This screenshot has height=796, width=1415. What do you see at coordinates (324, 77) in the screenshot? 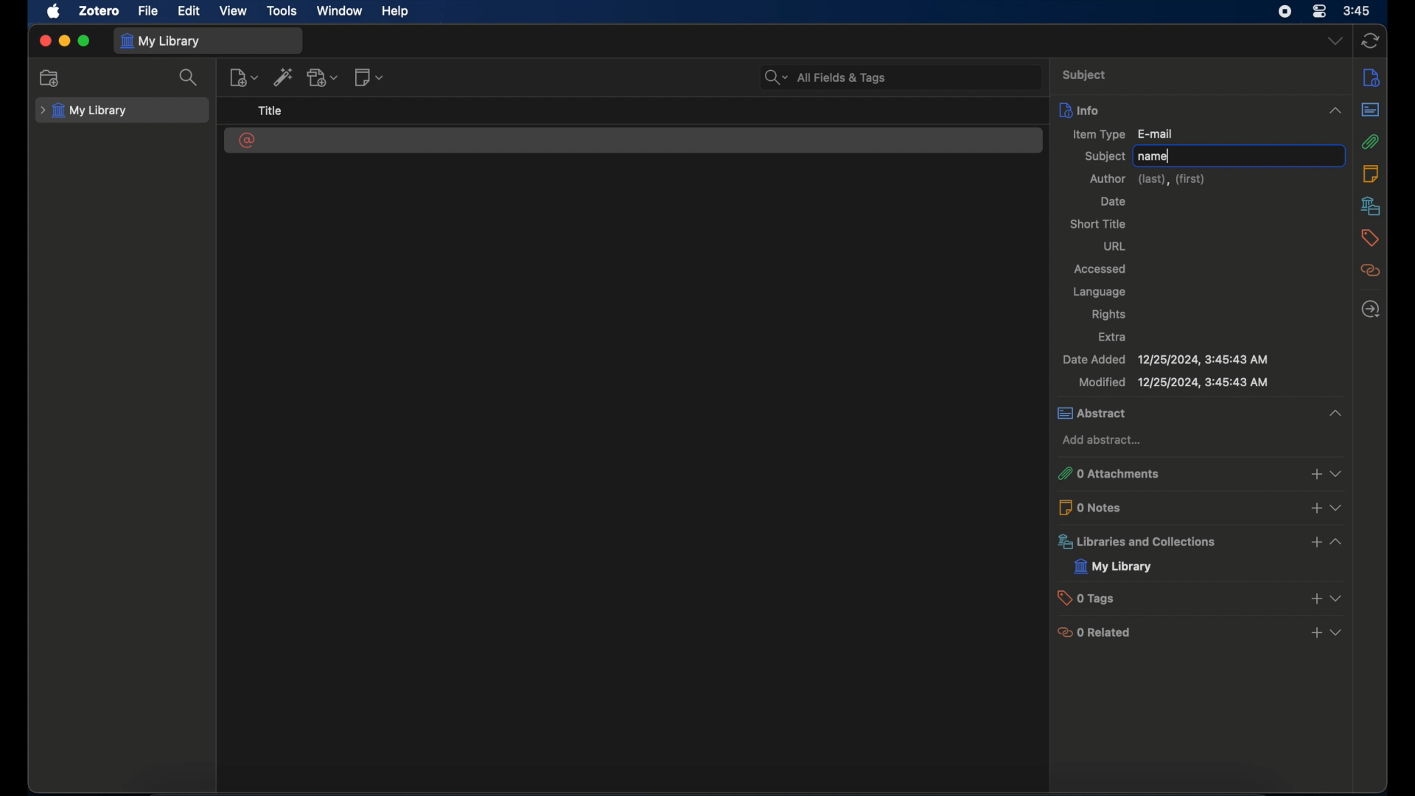
I see `add attachment` at bounding box center [324, 77].